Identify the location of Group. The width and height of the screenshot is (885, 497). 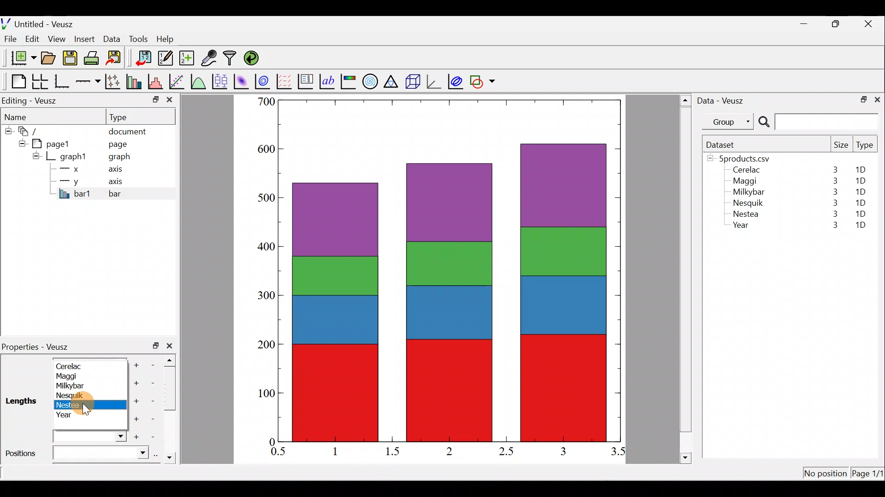
(730, 121).